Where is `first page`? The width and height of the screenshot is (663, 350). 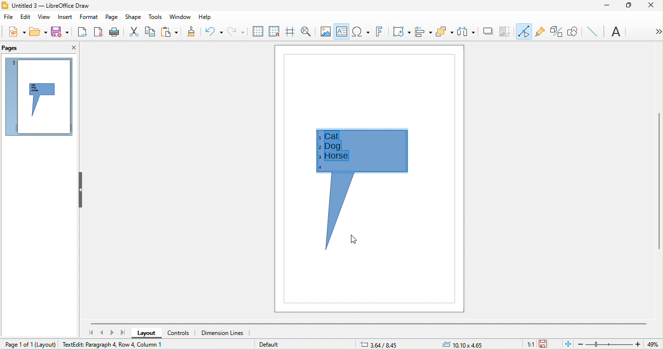
first page is located at coordinates (92, 333).